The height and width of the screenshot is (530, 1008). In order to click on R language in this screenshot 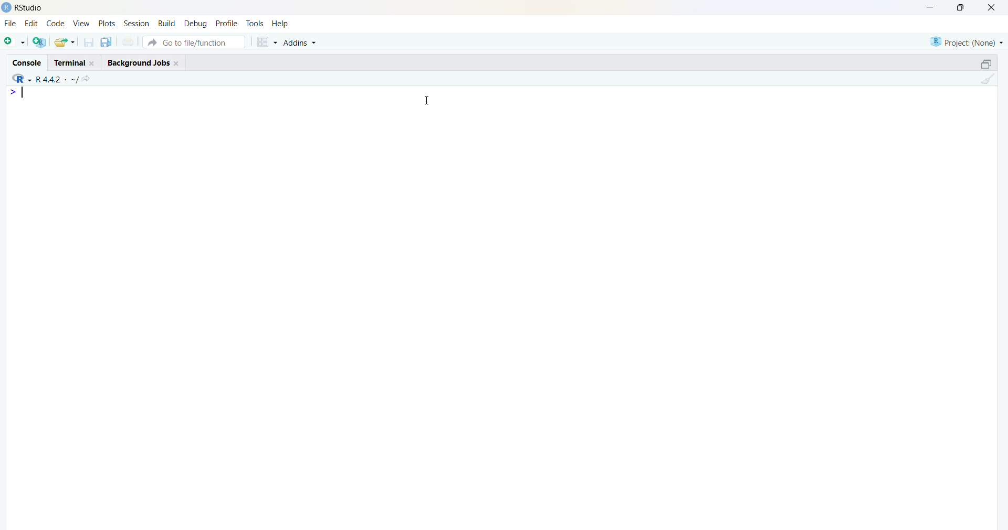, I will do `click(19, 79)`.